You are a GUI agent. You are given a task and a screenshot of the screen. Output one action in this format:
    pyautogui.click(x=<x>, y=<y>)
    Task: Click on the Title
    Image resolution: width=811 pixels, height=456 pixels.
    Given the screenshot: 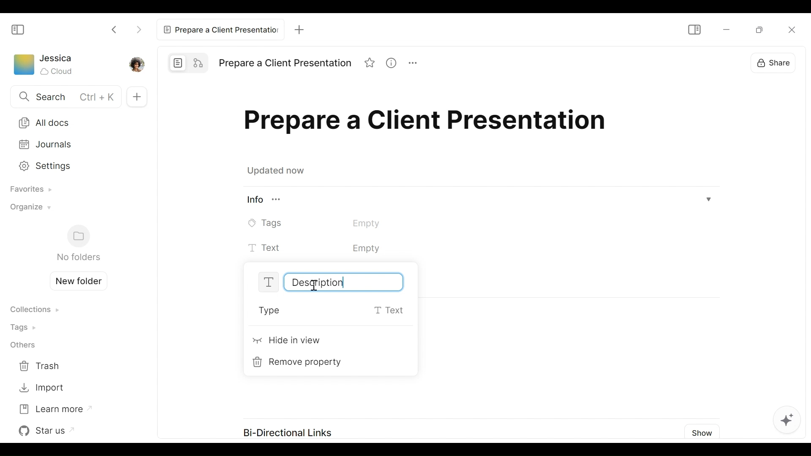 What is the action you would take?
    pyautogui.click(x=285, y=63)
    